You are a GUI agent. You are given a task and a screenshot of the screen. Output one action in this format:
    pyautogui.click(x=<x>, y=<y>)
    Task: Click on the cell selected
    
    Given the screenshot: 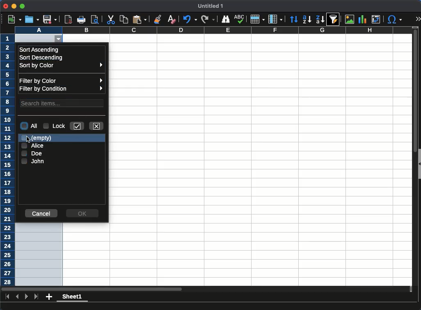 What is the action you would take?
    pyautogui.click(x=34, y=38)
    